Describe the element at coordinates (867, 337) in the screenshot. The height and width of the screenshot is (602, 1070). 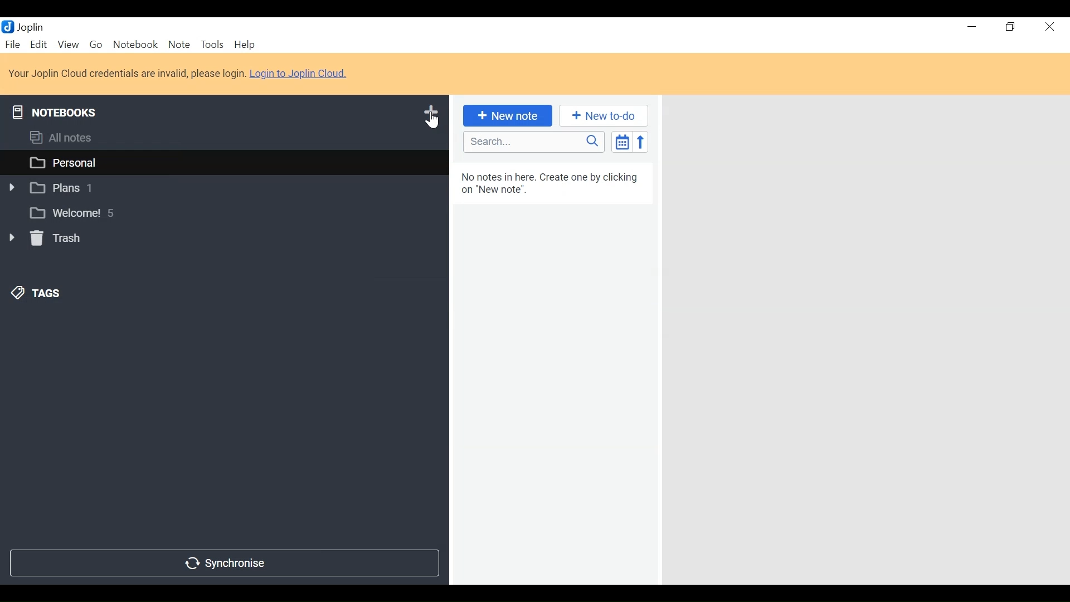
I see `Display` at that location.